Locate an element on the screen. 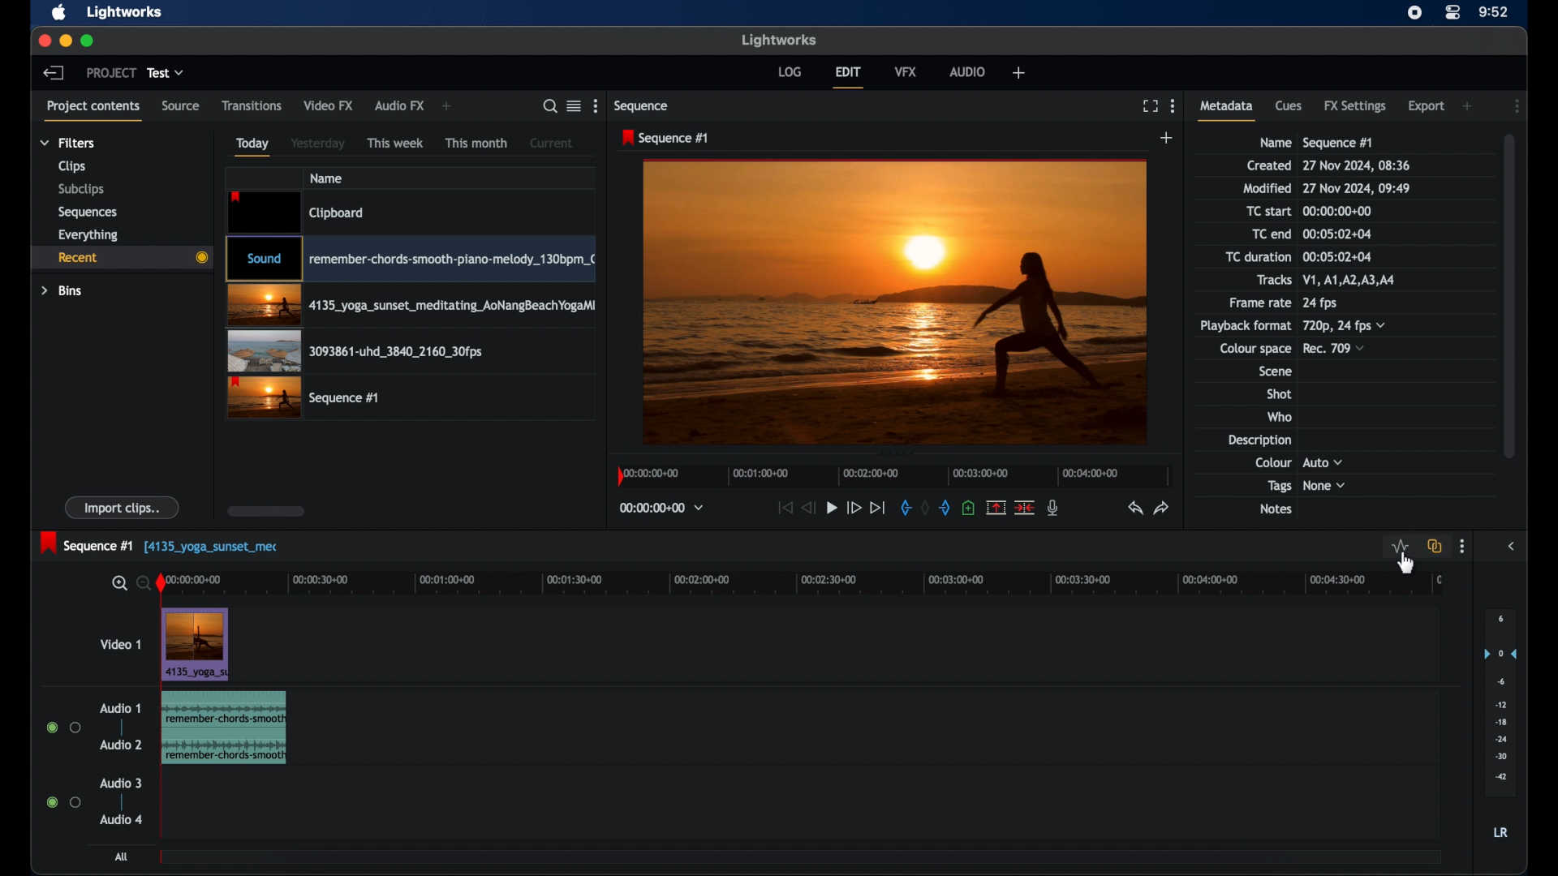 The width and height of the screenshot is (1558, 876). transitions is located at coordinates (252, 105).